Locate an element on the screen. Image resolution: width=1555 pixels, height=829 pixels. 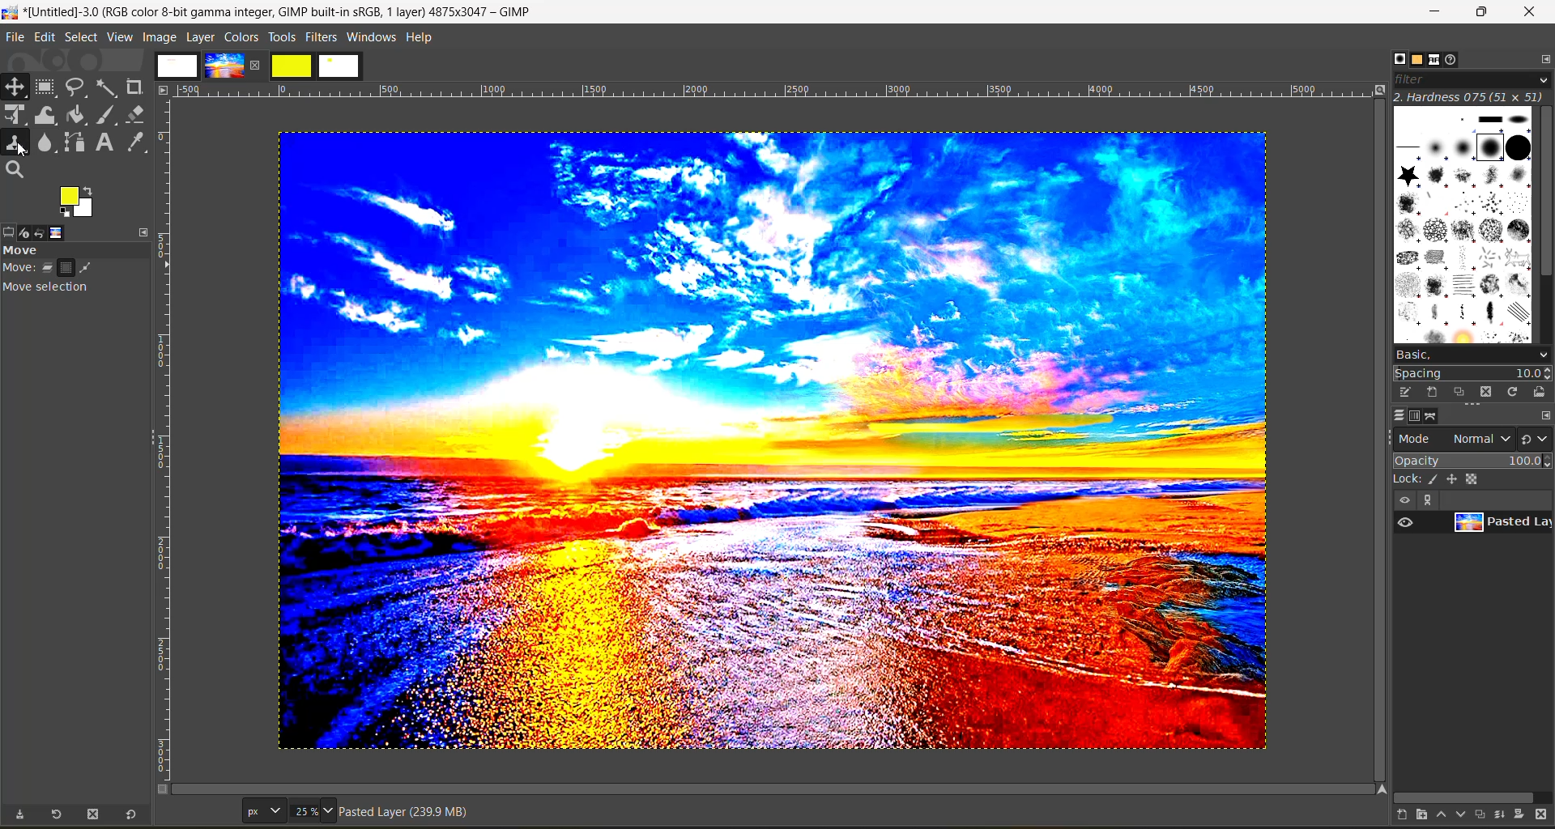
position is located at coordinates (1455, 478).